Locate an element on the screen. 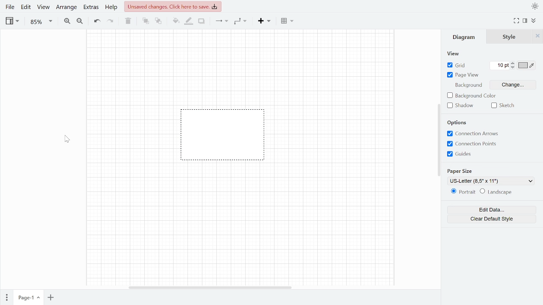 The height and width of the screenshot is (305, 543). Sketch is located at coordinates (503, 106).